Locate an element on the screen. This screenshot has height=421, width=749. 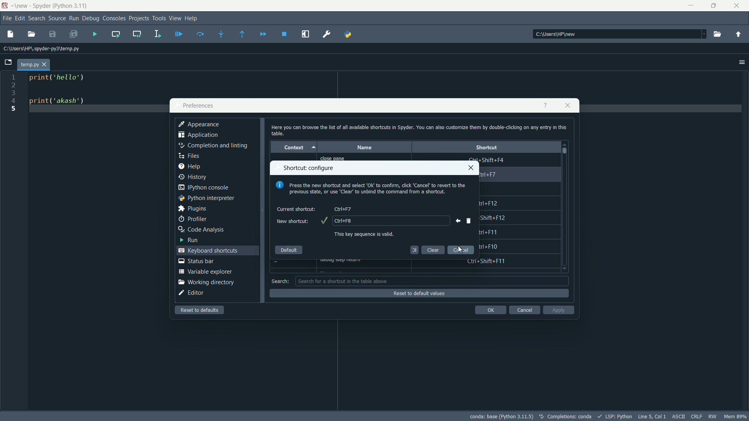
tick is located at coordinates (323, 221).